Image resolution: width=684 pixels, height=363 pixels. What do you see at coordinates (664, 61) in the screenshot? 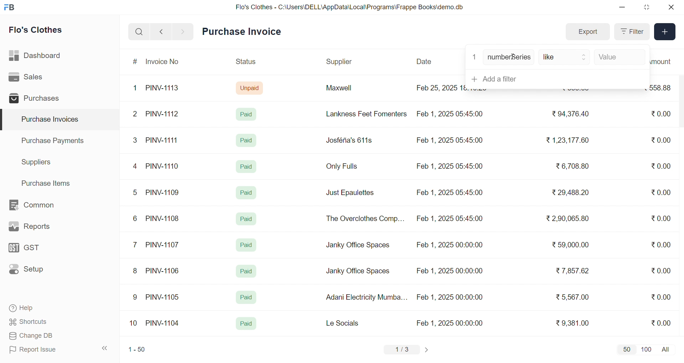
I see `Outstanding Amount` at bounding box center [664, 61].